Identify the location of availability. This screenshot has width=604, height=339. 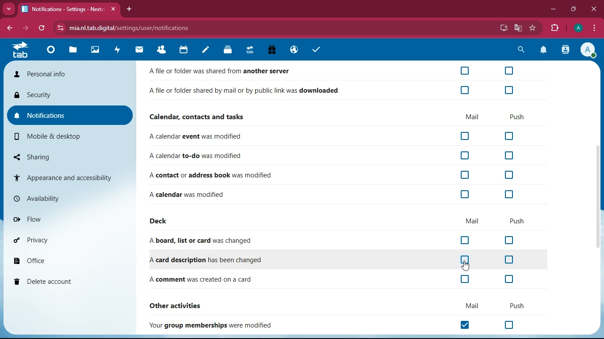
(69, 198).